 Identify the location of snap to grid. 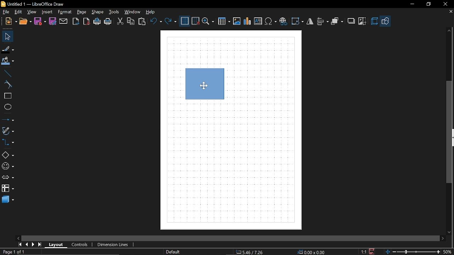
(196, 21).